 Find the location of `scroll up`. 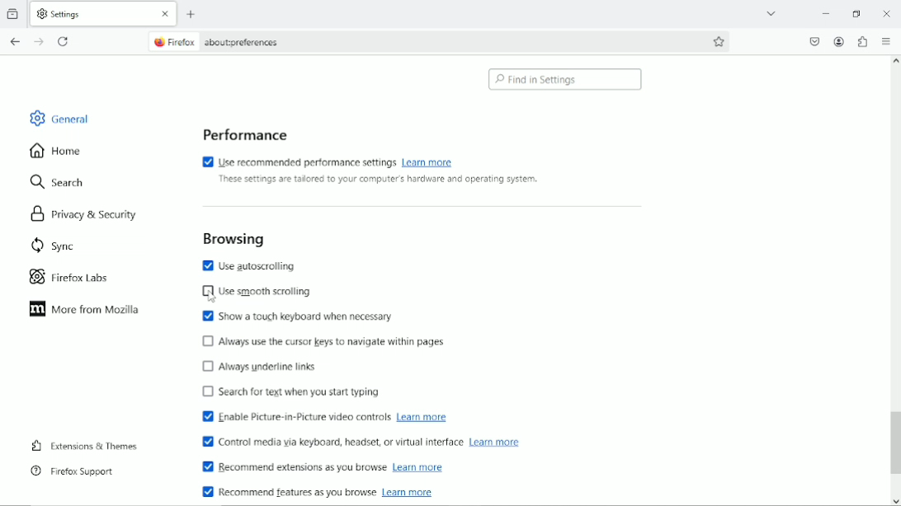

scroll up is located at coordinates (894, 62).